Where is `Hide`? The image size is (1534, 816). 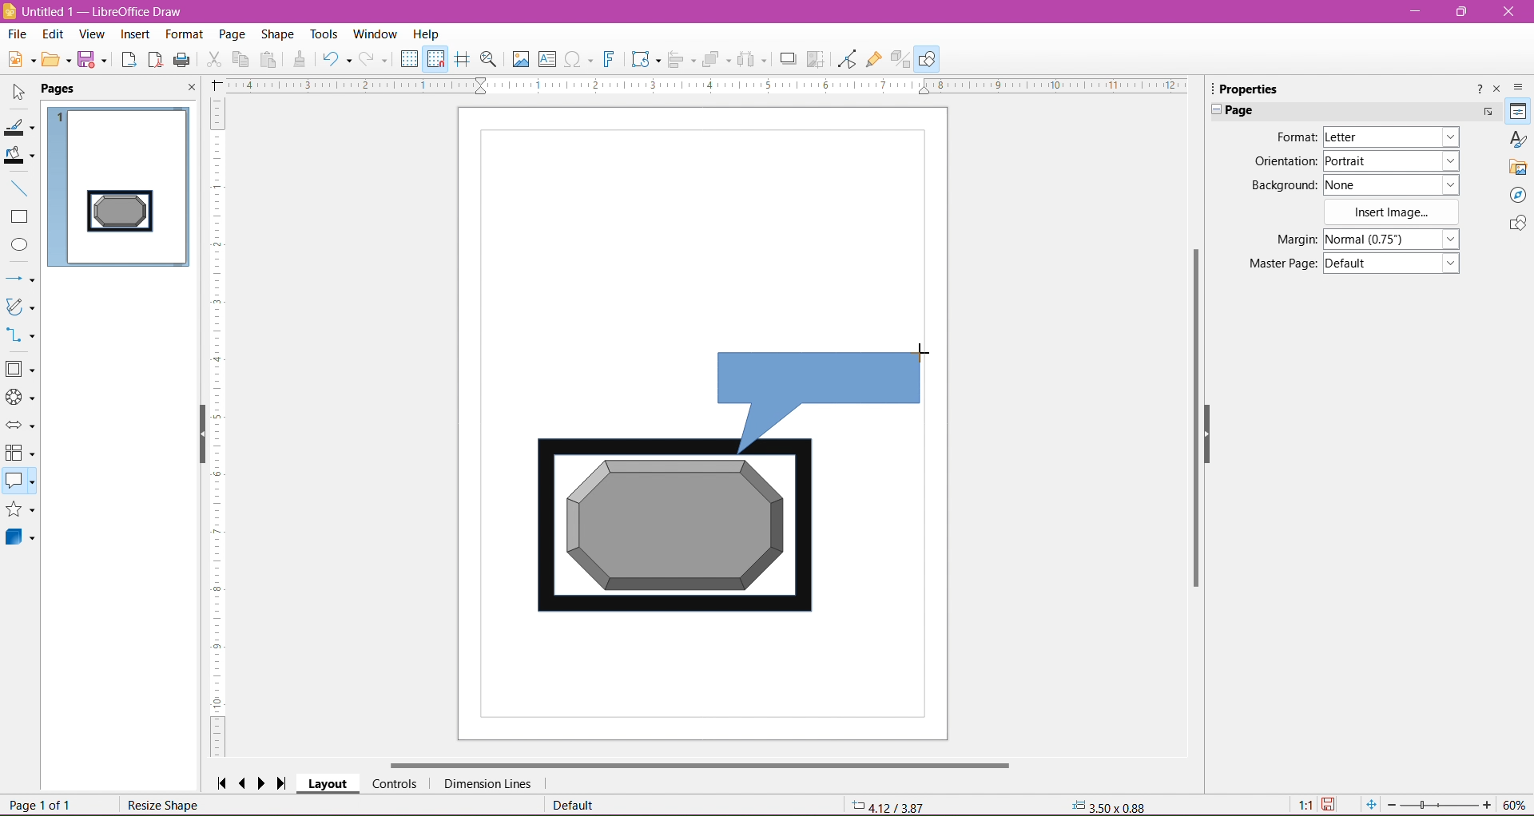
Hide is located at coordinates (1218, 442).